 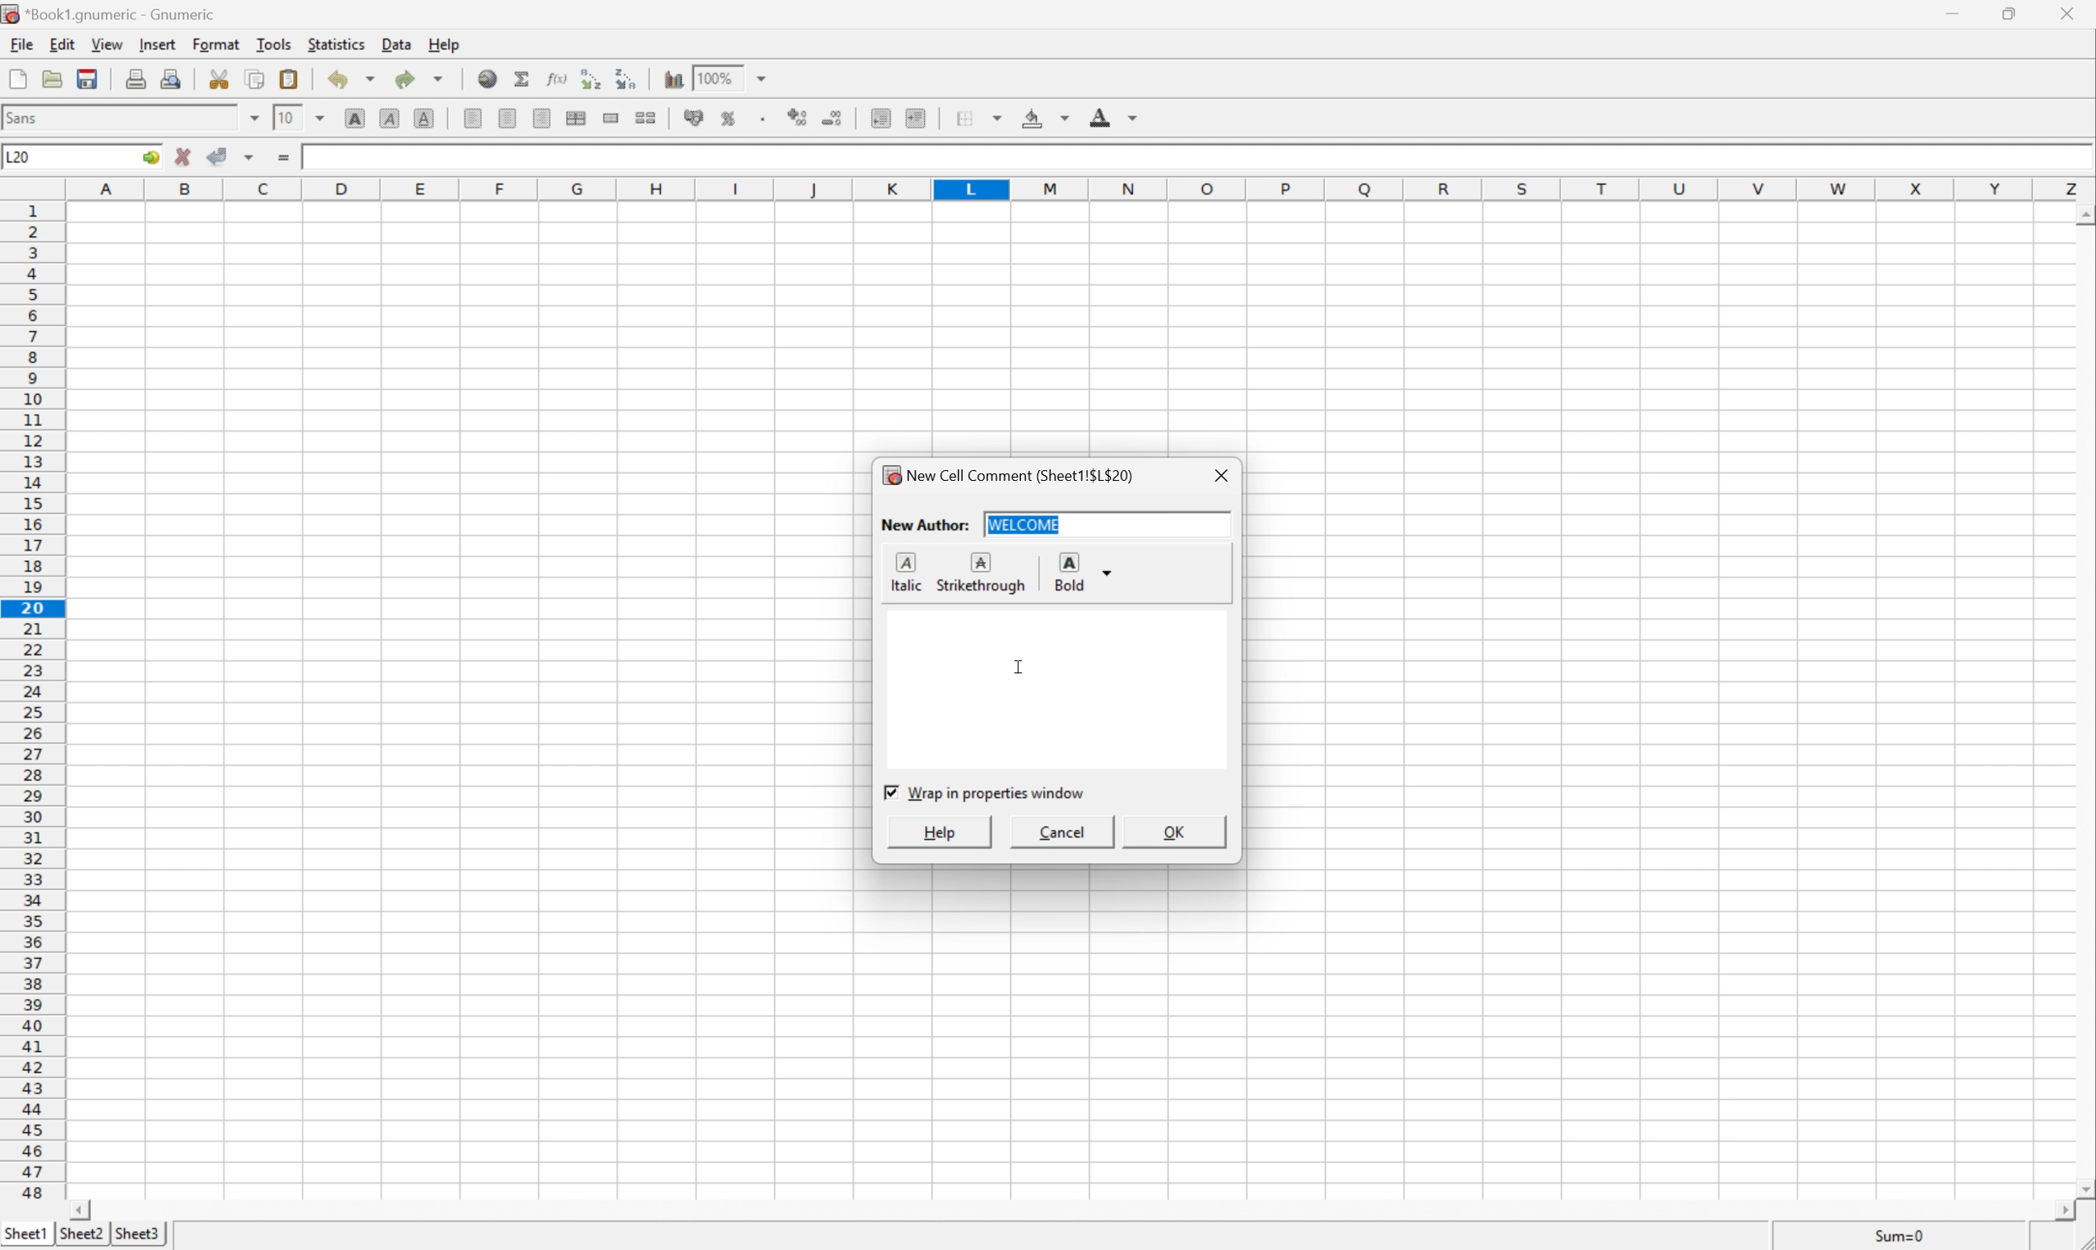 What do you see at coordinates (557, 77) in the screenshot?
I see `Edit function in current cell` at bounding box center [557, 77].